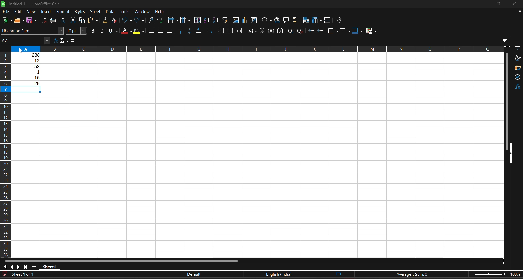 Image resolution: width=523 pixels, height=279 pixels. What do you see at coordinates (279, 31) in the screenshot?
I see `format as date` at bounding box center [279, 31].